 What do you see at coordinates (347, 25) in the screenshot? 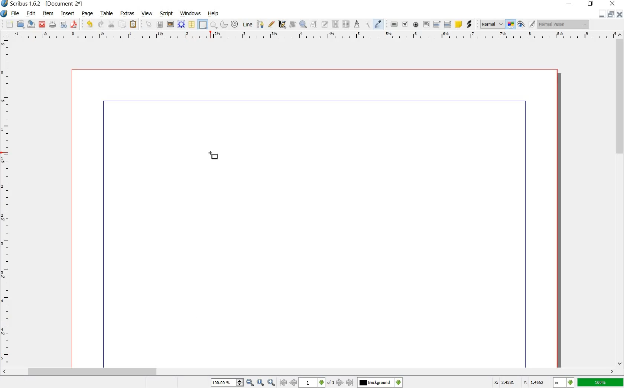
I see `UNLINK TEXT FRAME` at bounding box center [347, 25].